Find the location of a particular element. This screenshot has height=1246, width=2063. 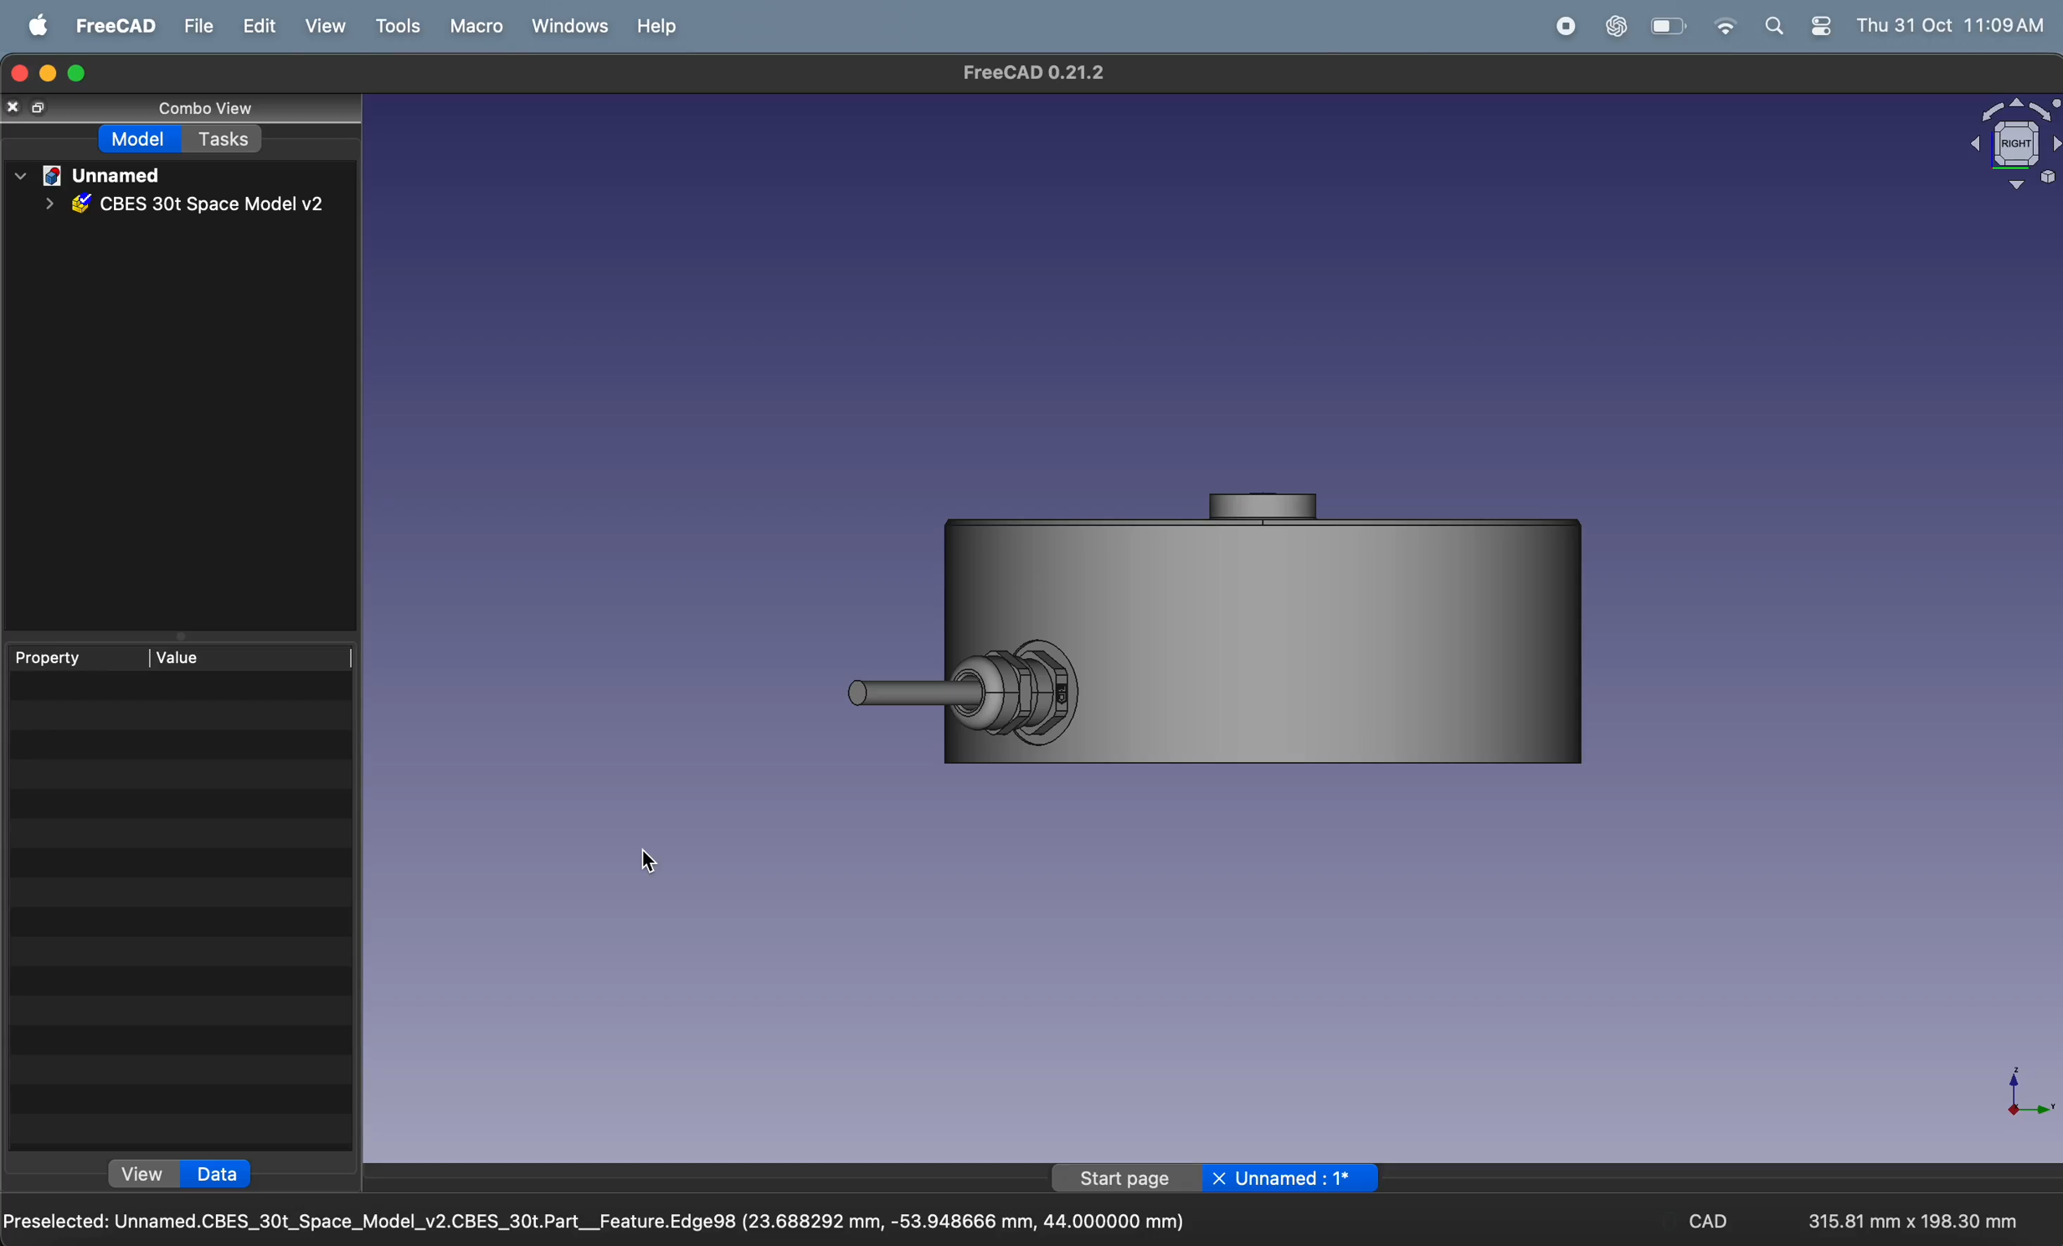

restore is located at coordinates (51, 74).